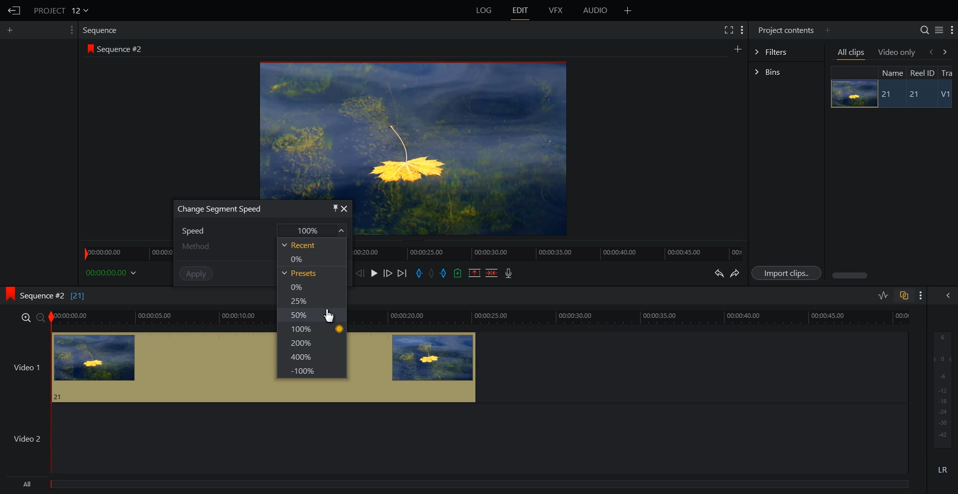 The height and width of the screenshot is (494, 958). I want to click on Presets, so click(301, 273).